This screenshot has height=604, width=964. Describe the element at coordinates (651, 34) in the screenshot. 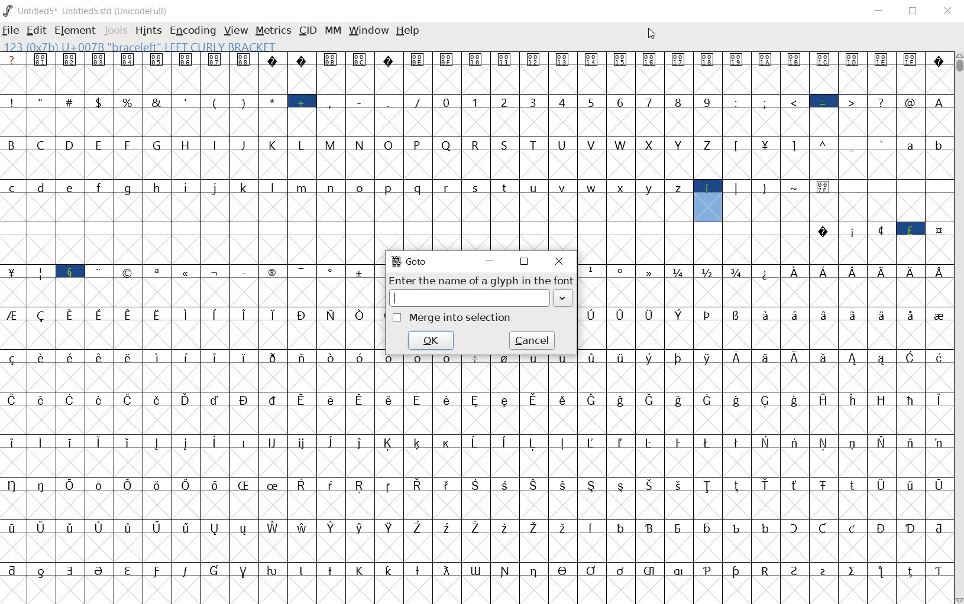

I see `CURSOR` at that location.